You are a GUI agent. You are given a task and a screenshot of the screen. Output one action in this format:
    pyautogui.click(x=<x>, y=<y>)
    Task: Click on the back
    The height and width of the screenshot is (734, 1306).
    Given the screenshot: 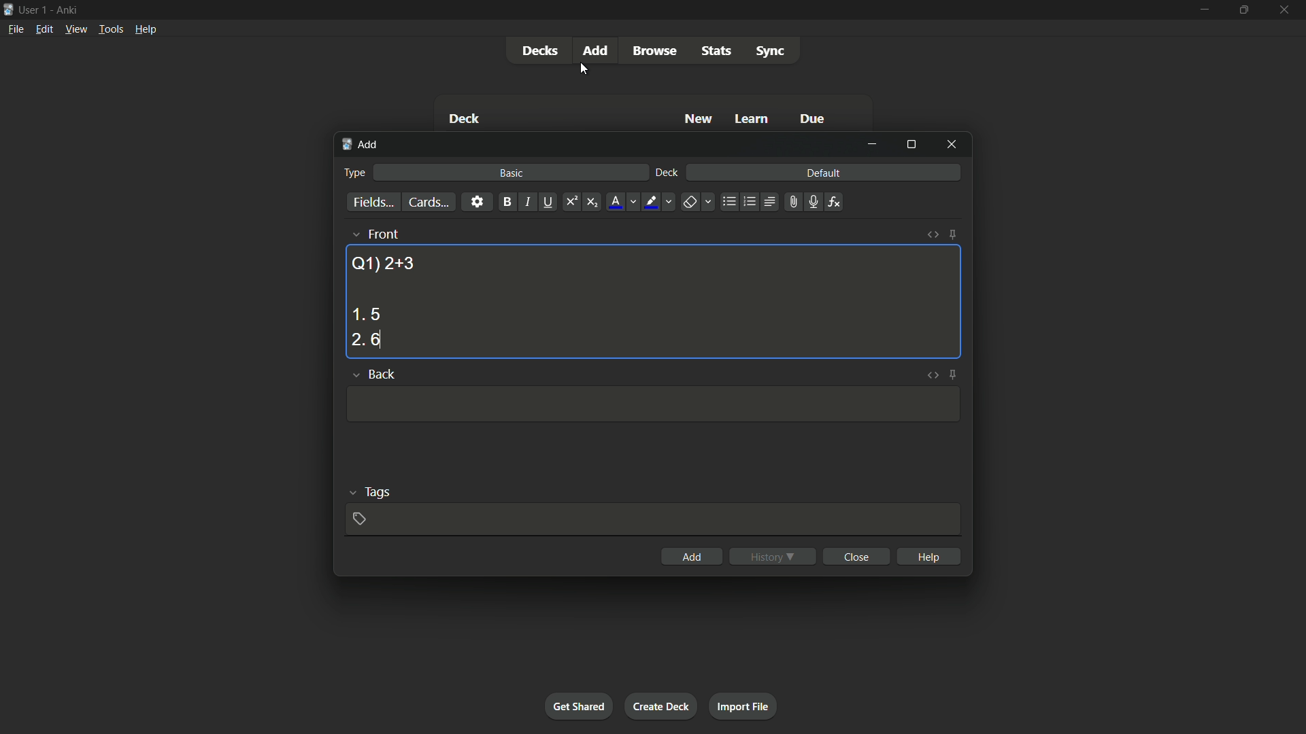 What is the action you would take?
    pyautogui.click(x=381, y=373)
    